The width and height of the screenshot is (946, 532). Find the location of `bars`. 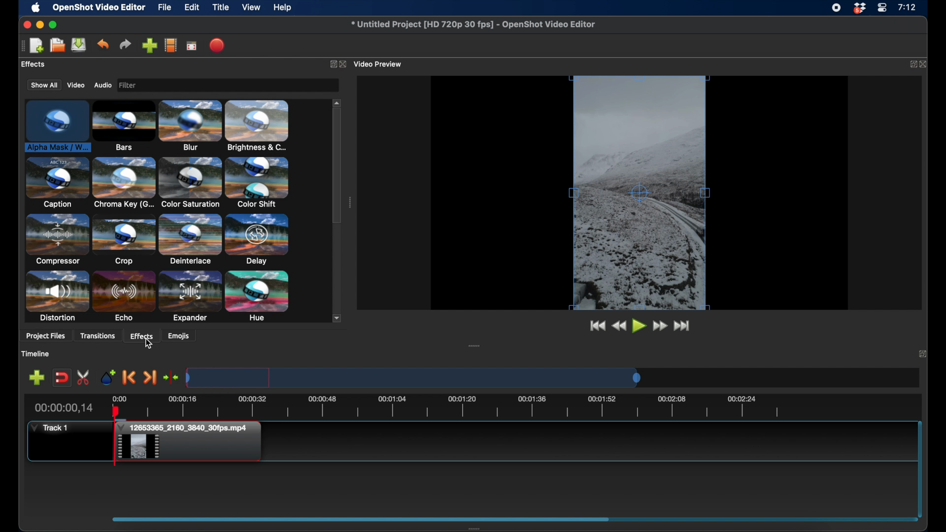

bars is located at coordinates (124, 126).